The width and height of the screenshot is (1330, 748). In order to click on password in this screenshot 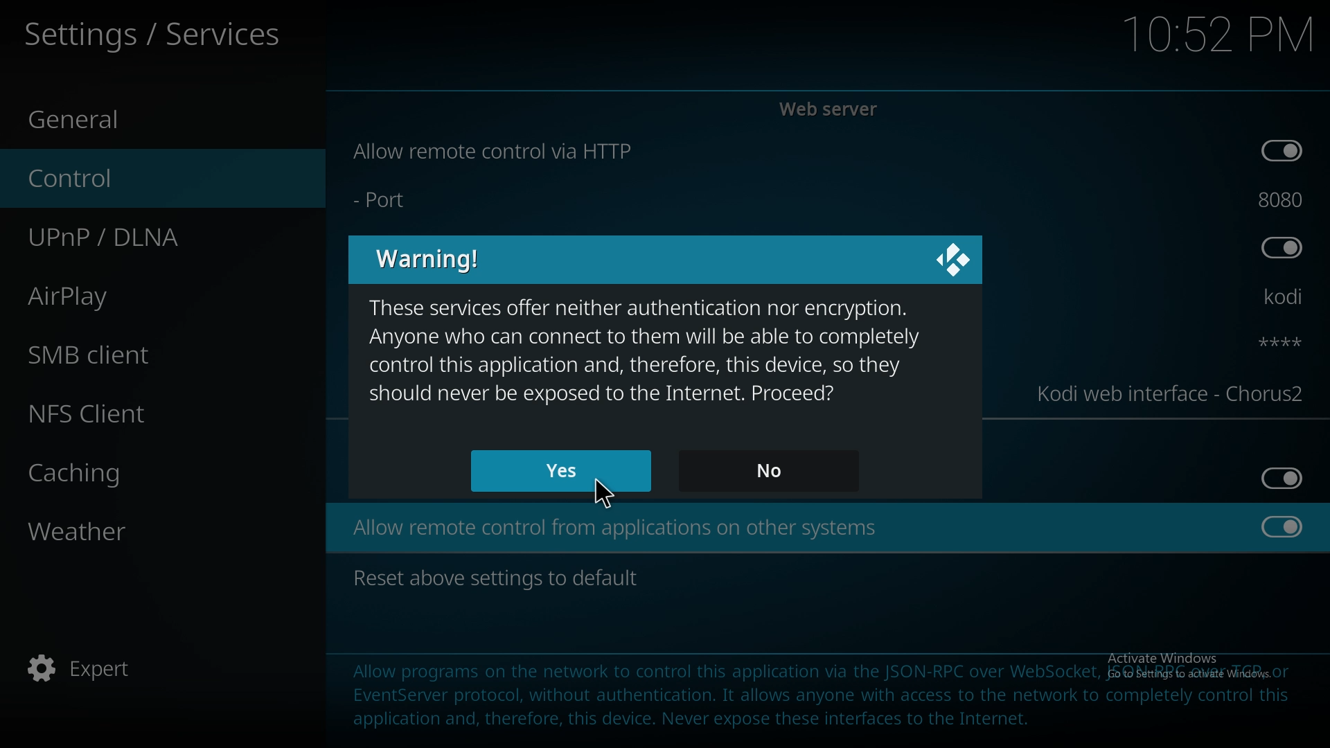, I will do `click(1268, 341)`.